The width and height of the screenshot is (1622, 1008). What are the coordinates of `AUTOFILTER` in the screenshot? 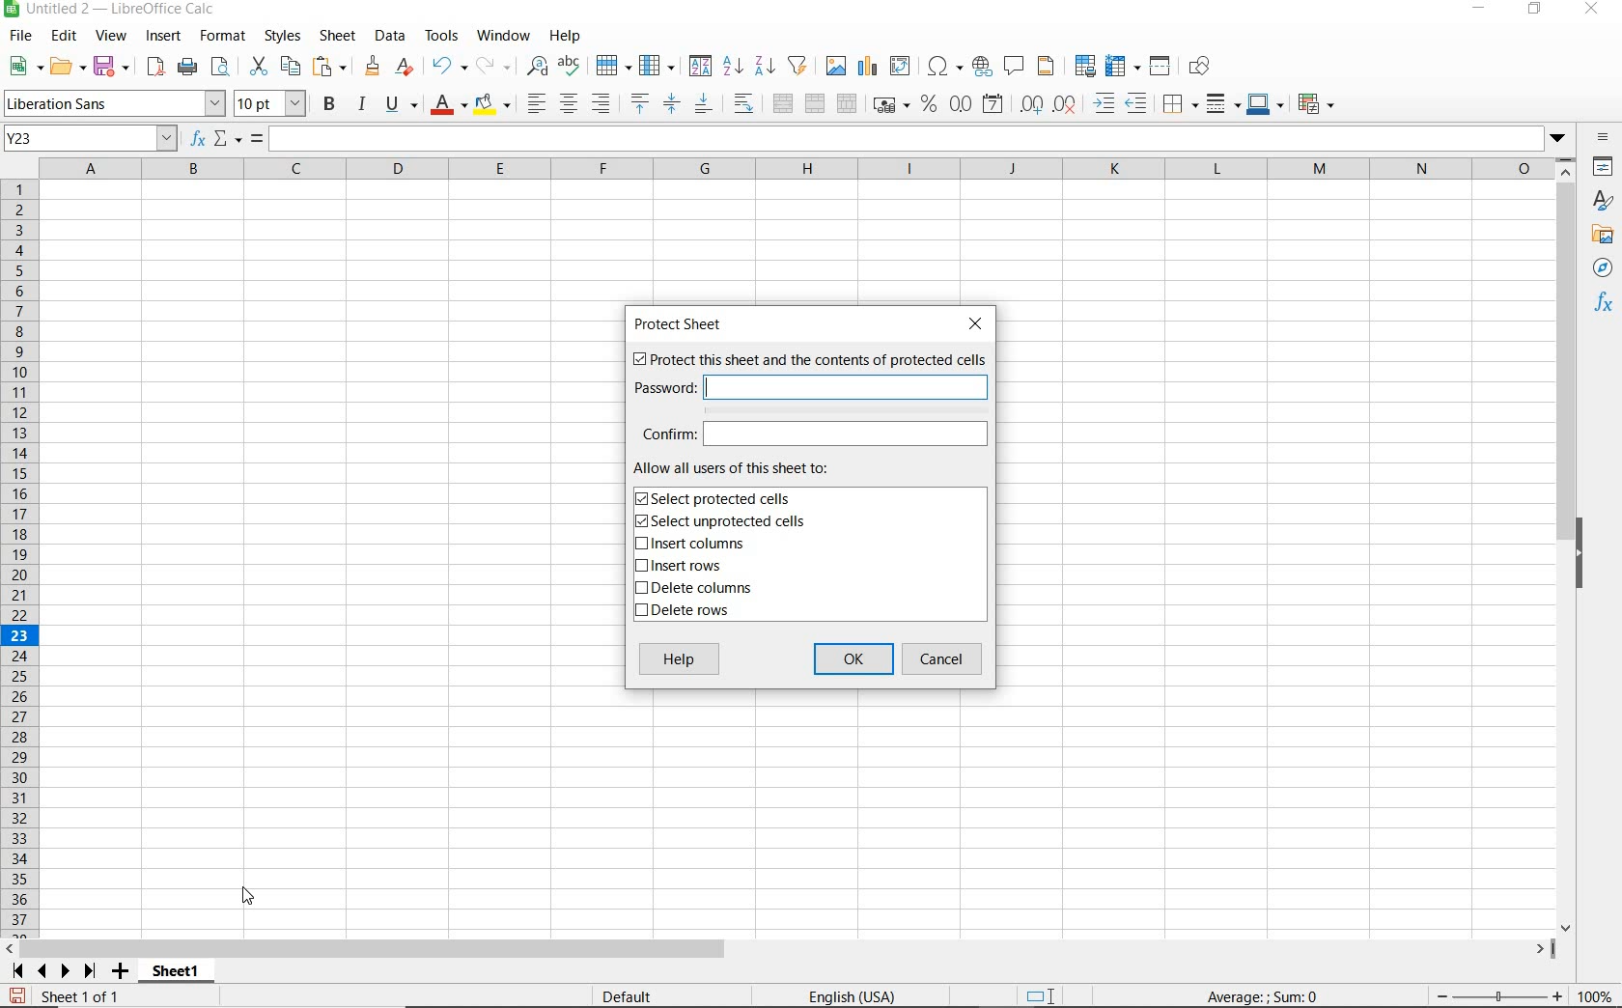 It's located at (798, 65).